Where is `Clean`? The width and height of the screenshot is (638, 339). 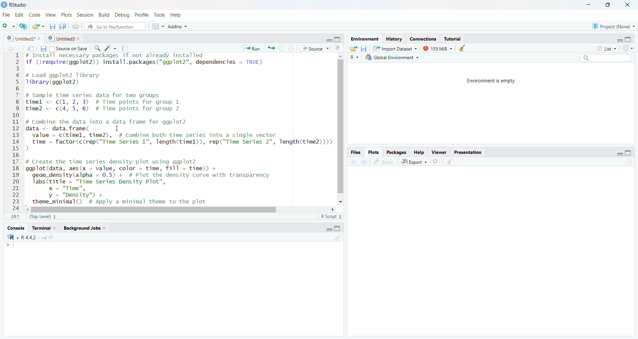
Clean is located at coordinates (449, 161).